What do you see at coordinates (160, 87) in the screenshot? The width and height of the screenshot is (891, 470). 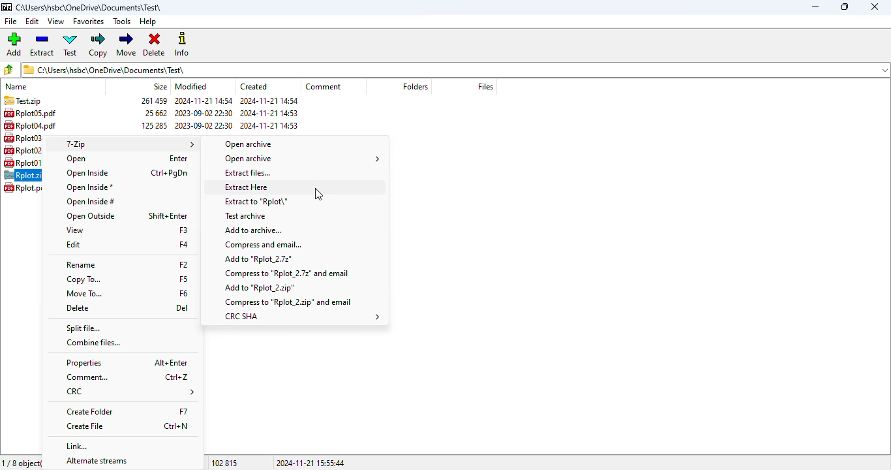 I see `size` at bounding box center [160, 87].